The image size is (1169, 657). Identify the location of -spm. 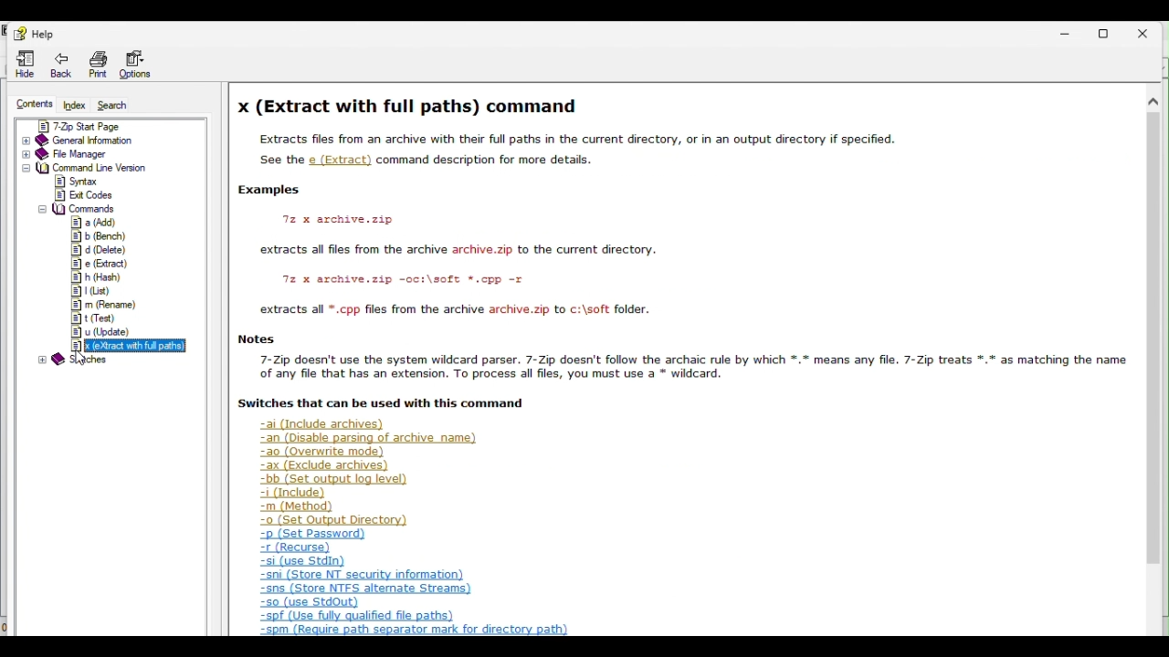
(415, 631).